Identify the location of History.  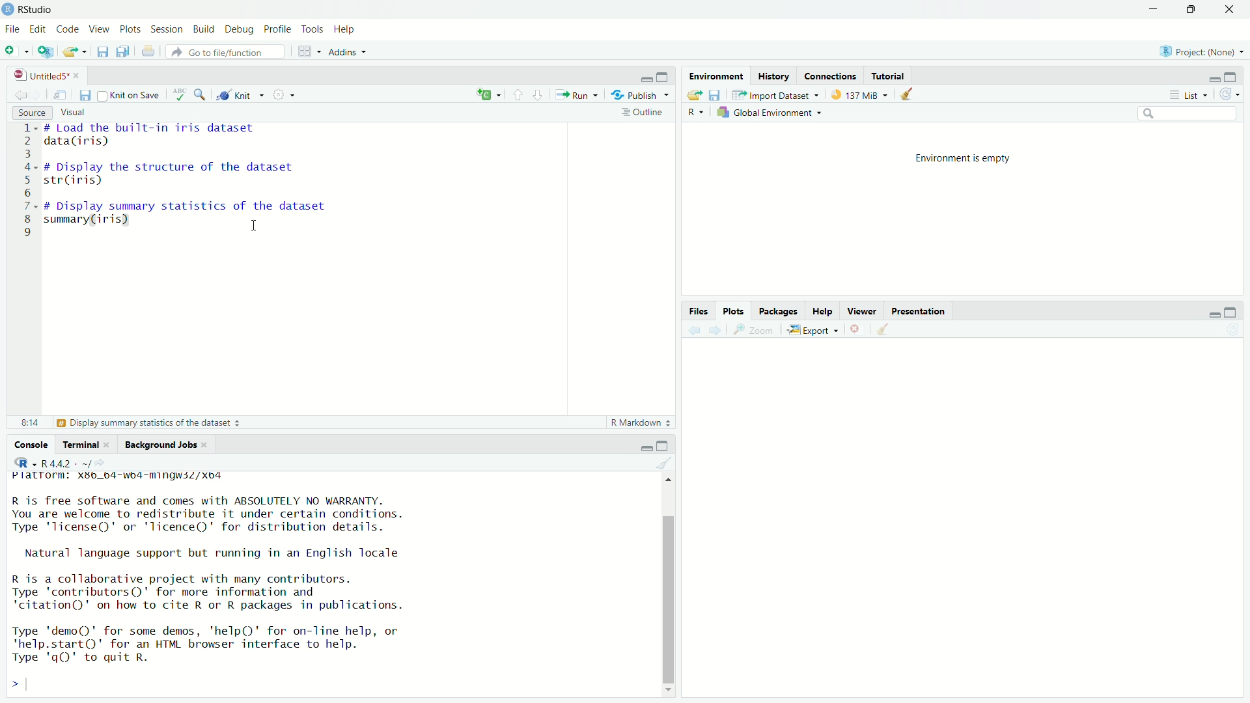
(773, 76).